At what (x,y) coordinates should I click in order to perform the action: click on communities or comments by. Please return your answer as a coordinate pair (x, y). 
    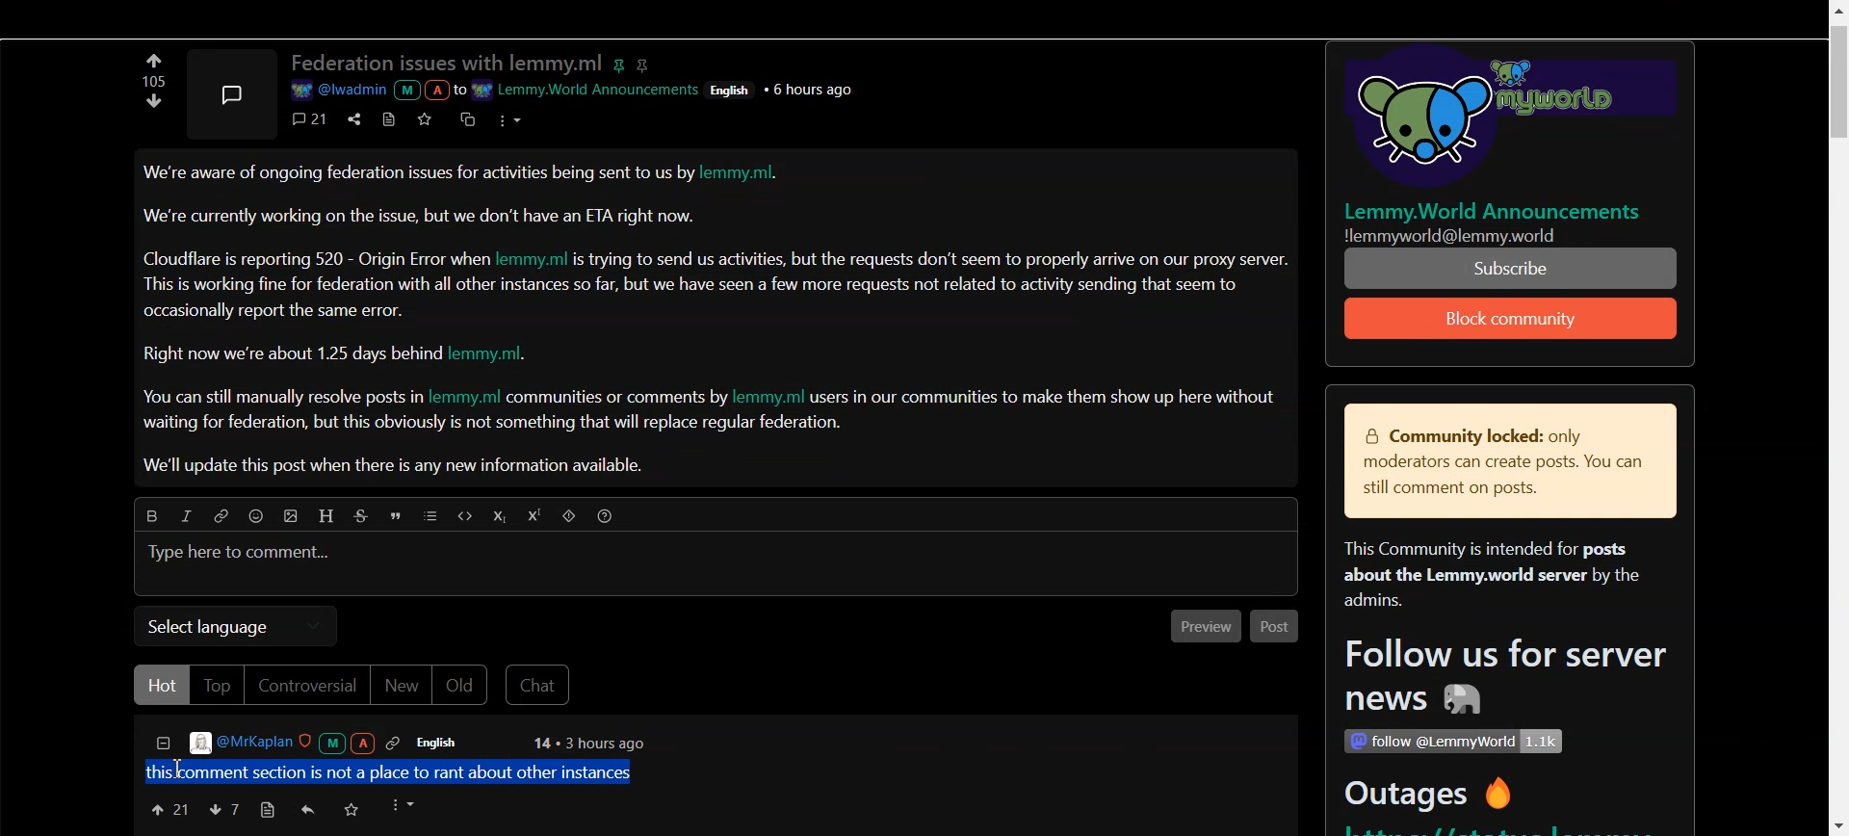
    Looking at the image, I should click on (618, 399).